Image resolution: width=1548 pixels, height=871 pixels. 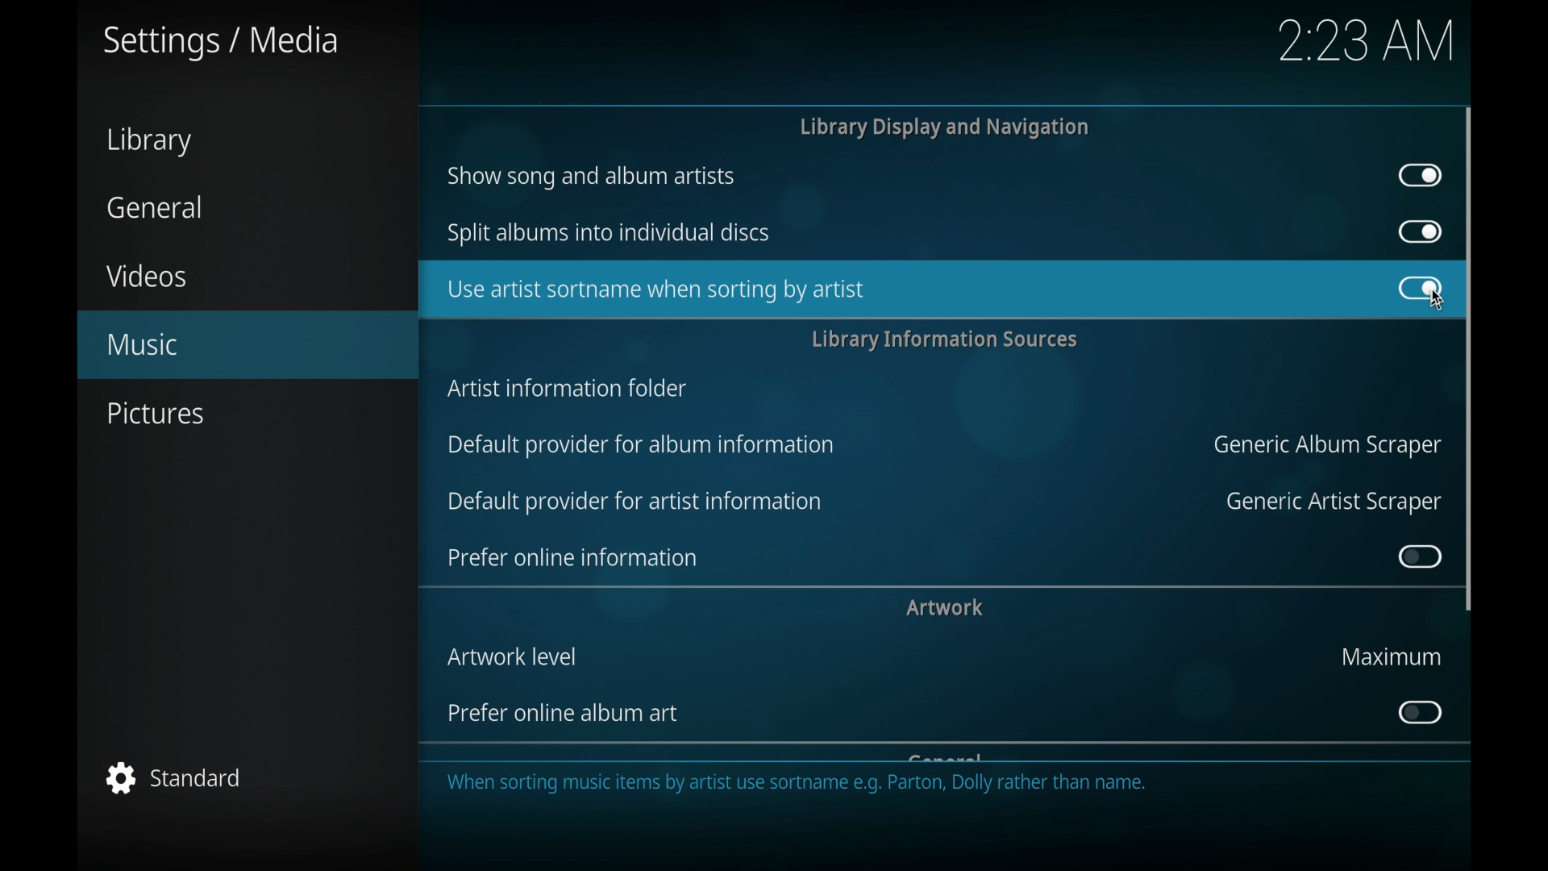 What do you see at coordinates (1421, 288) in the screenshot?
I see `toggle button` at bounding box center [1421, 288].